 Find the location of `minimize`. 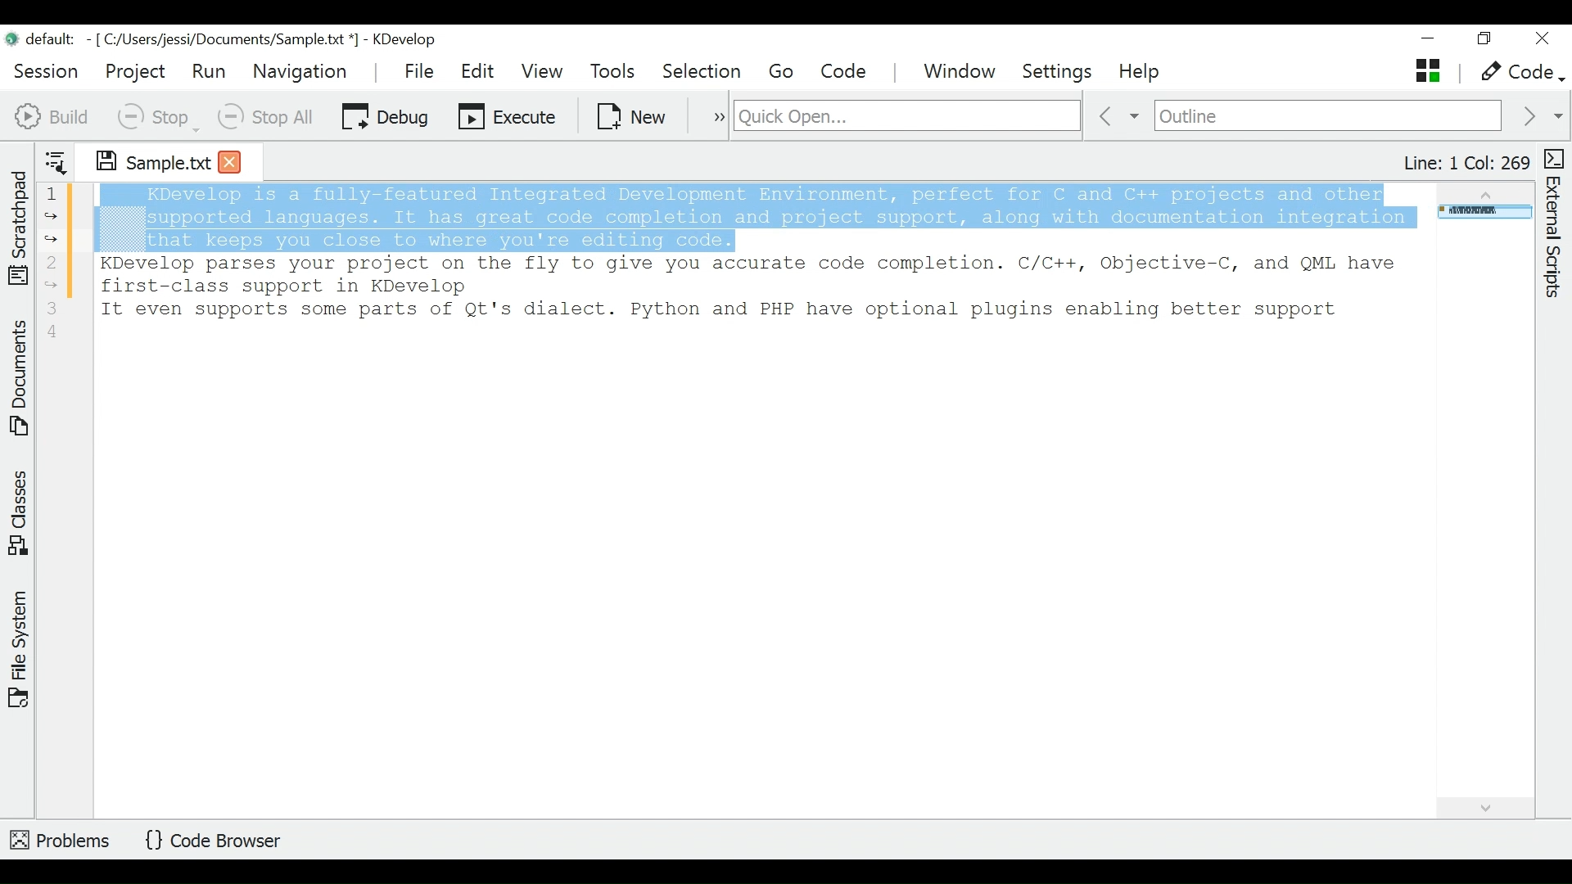

minimize is located at coordinates (1430, 40).